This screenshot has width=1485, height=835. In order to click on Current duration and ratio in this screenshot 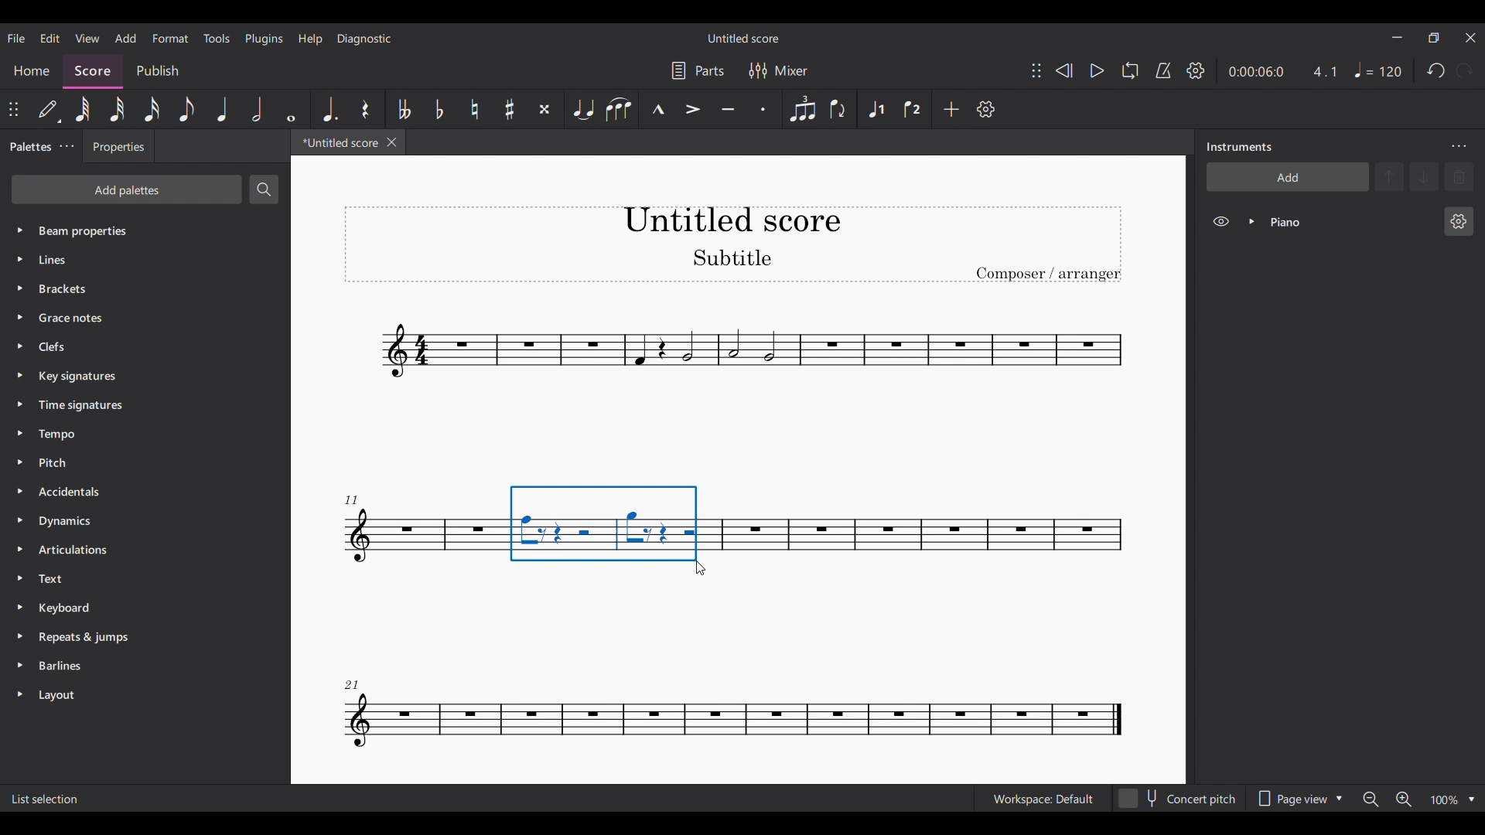, I will do `click(1282, 72)`.